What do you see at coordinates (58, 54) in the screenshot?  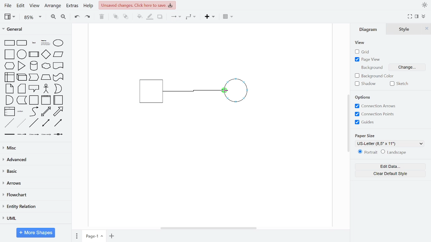 I see `paralellogram` at bounding box center [58, 54].